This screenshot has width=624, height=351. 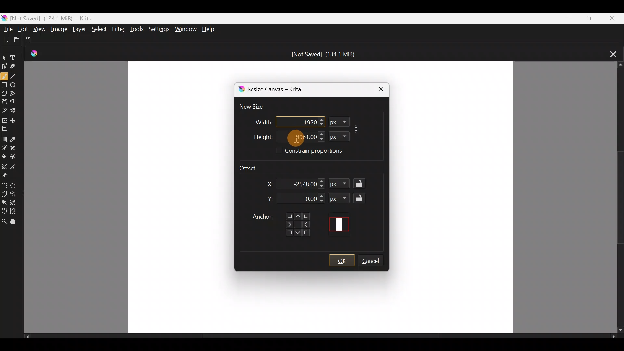 I want to click on X dimension, so click(x=266, y=184).